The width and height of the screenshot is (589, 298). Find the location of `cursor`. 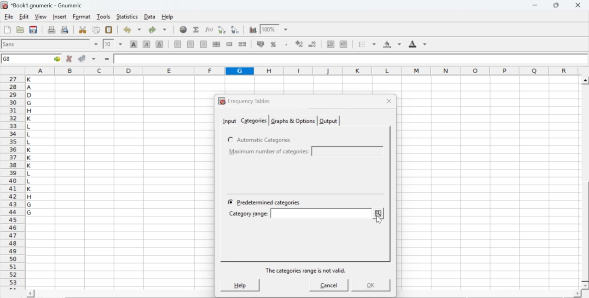

cursor is located at coordinates (380, 220).